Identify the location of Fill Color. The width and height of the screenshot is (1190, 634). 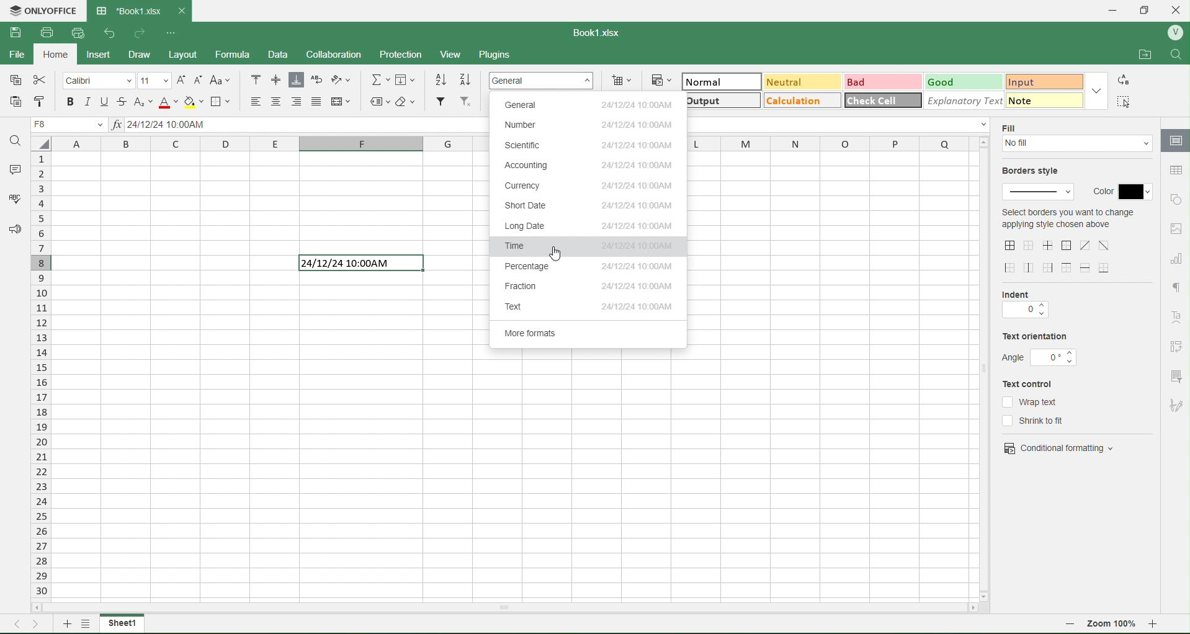
(193, 102).